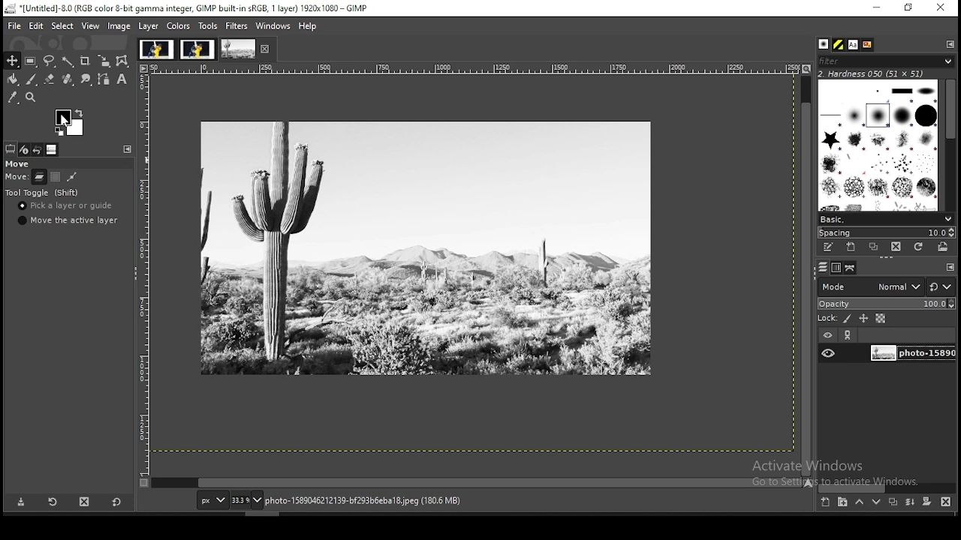 This screenshot has height=540, width=961. What do you see at coordinates (378, 500) in the screenshot?
I see `` at bounding box center [378, 500].